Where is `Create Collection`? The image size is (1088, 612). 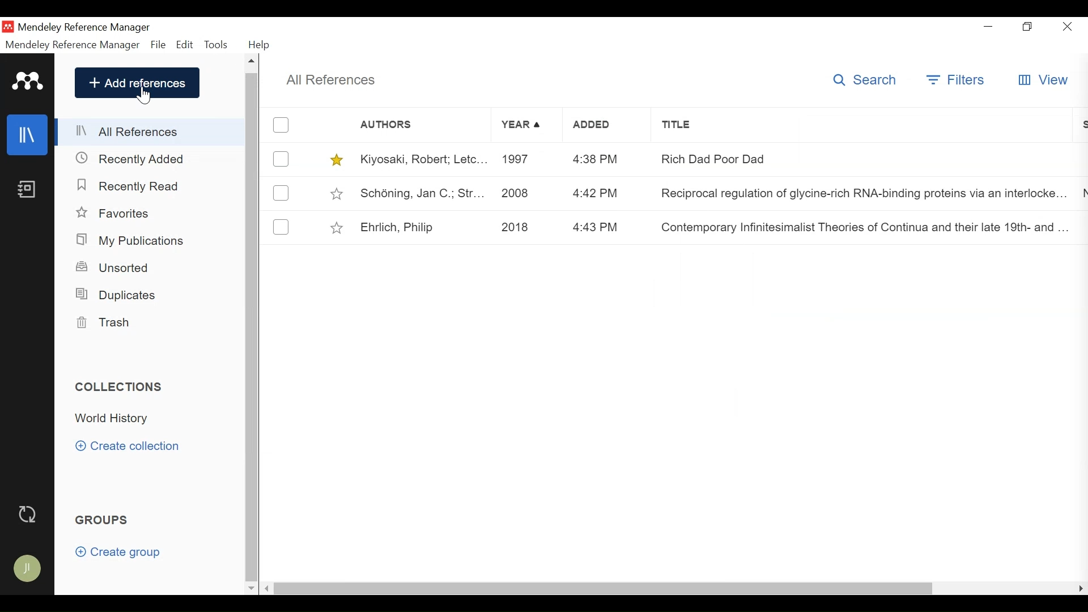
Create Collection is located at coordinates (131, 446).